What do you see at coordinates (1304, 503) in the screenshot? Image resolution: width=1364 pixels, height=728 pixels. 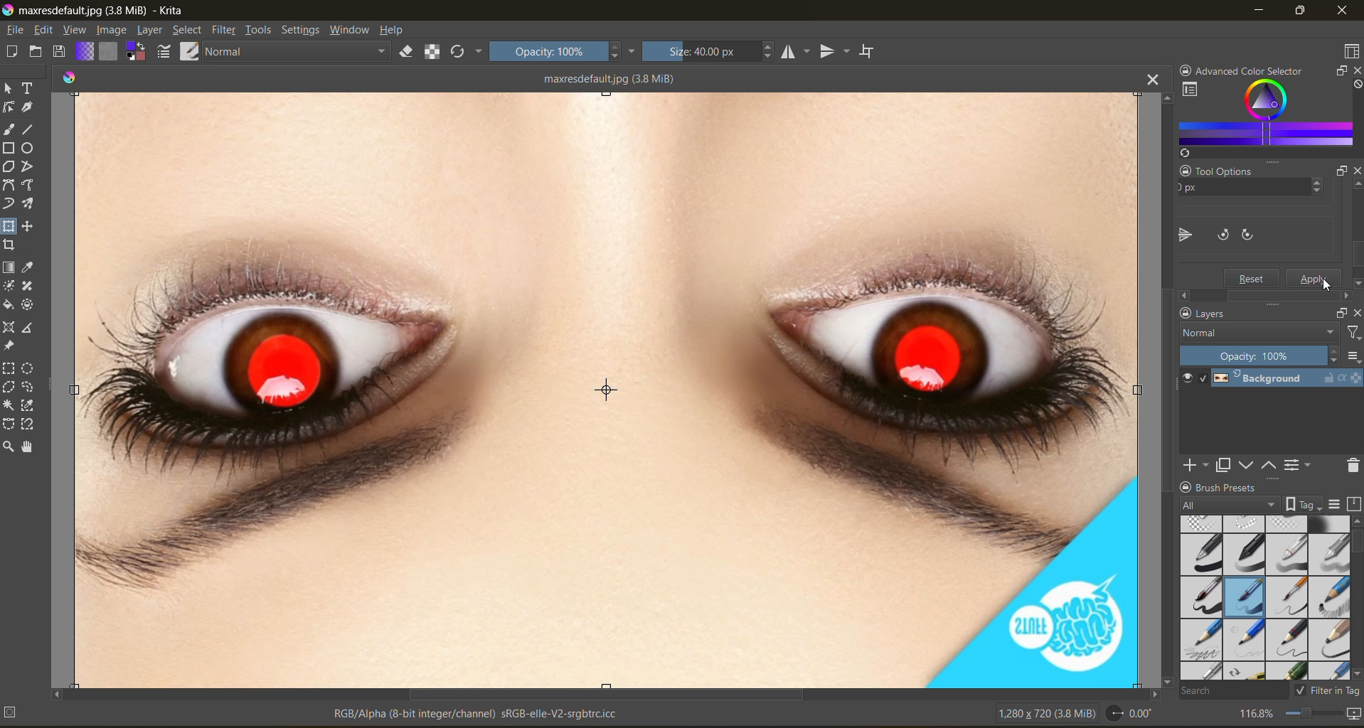 I see `show tag box` at bounding box center [1304, 503].